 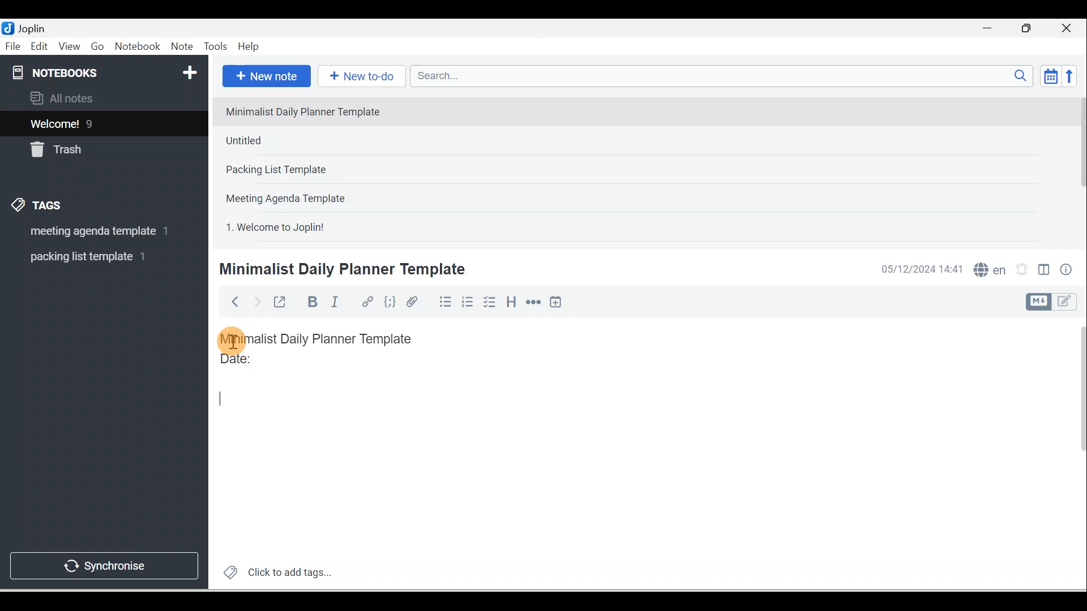 What do you see at coordinates (89, 232) in the screenshot?
I see `Tag 1` at bounding box center [89, 232].